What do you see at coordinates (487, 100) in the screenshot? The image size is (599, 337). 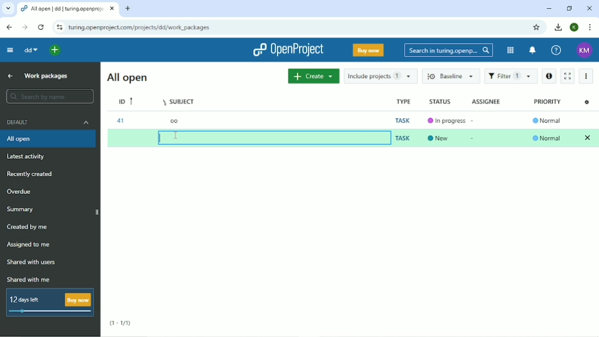 I see `Assignee` at bounding box center [487, 100].